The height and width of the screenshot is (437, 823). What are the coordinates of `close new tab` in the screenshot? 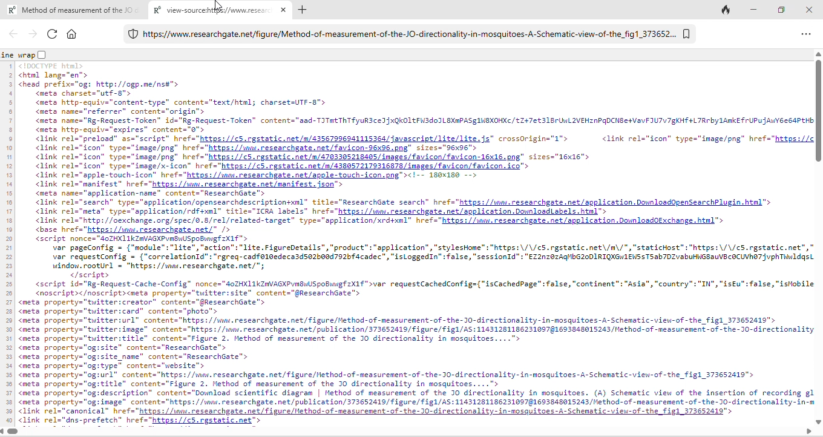 It's located at (283, 10).